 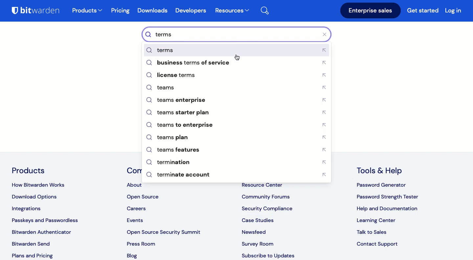 I want to click on integrations, so click(x=30, y=210).